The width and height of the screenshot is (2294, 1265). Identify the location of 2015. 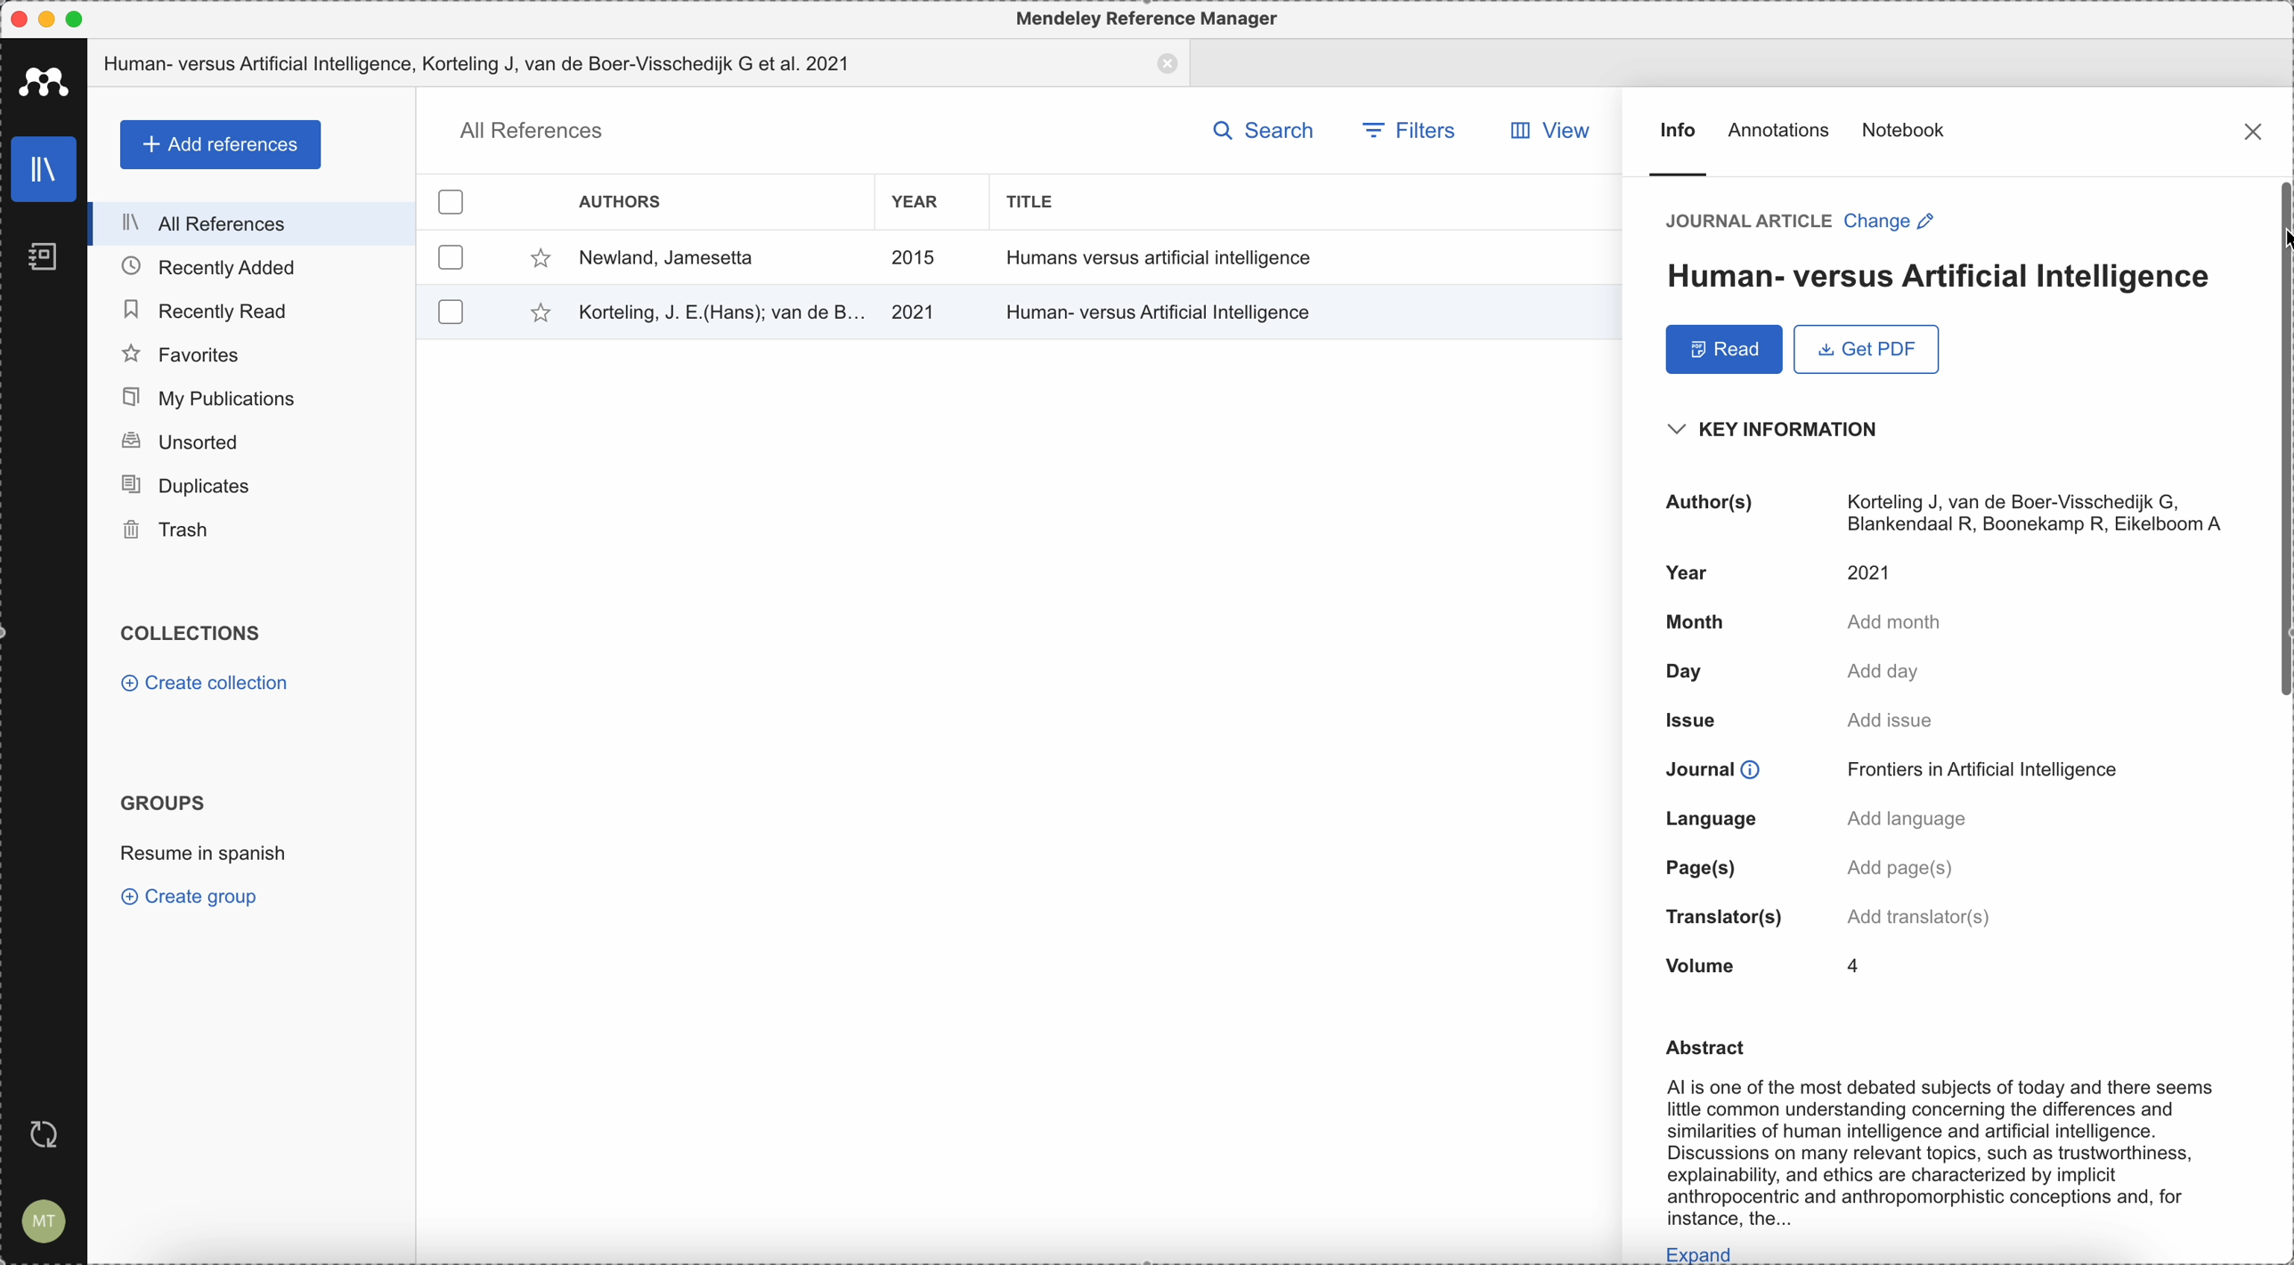
(915, 258).